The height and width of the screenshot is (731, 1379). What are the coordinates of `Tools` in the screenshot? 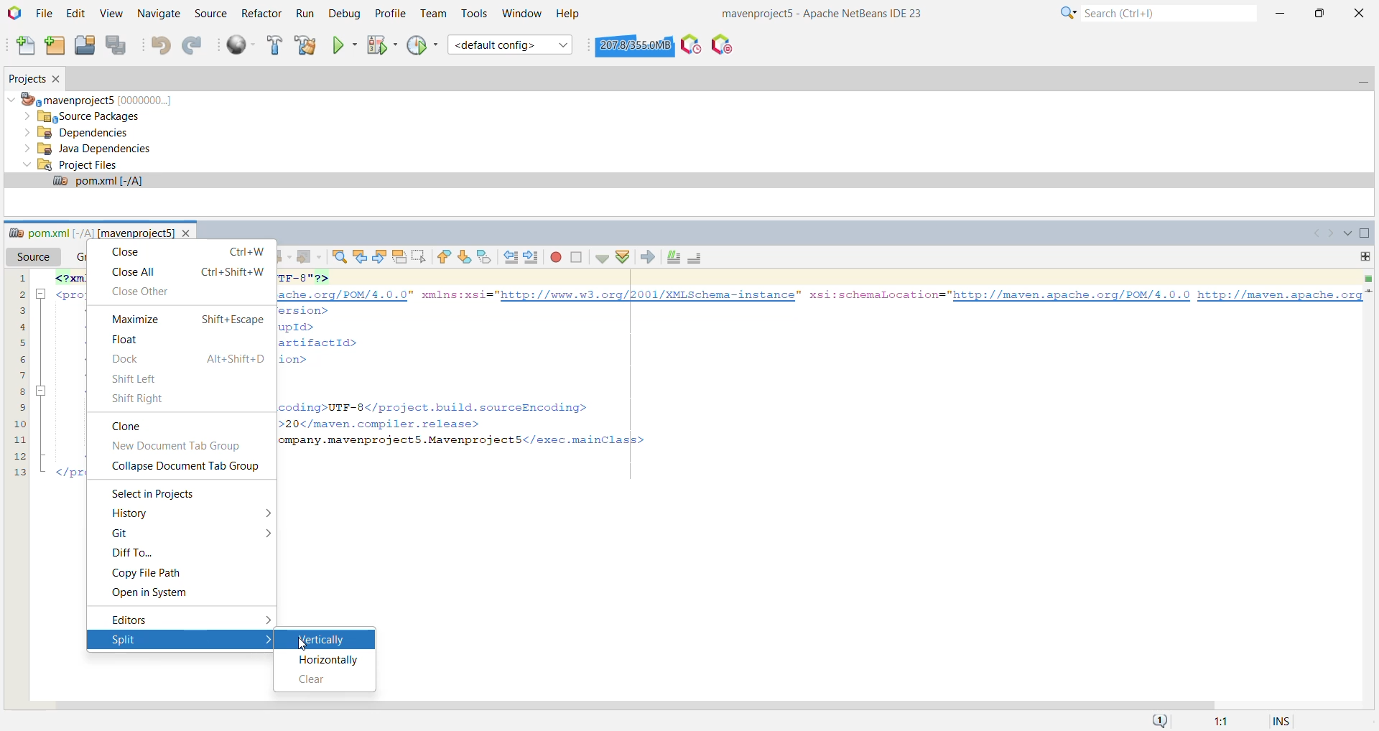 It's located at (475, 14).